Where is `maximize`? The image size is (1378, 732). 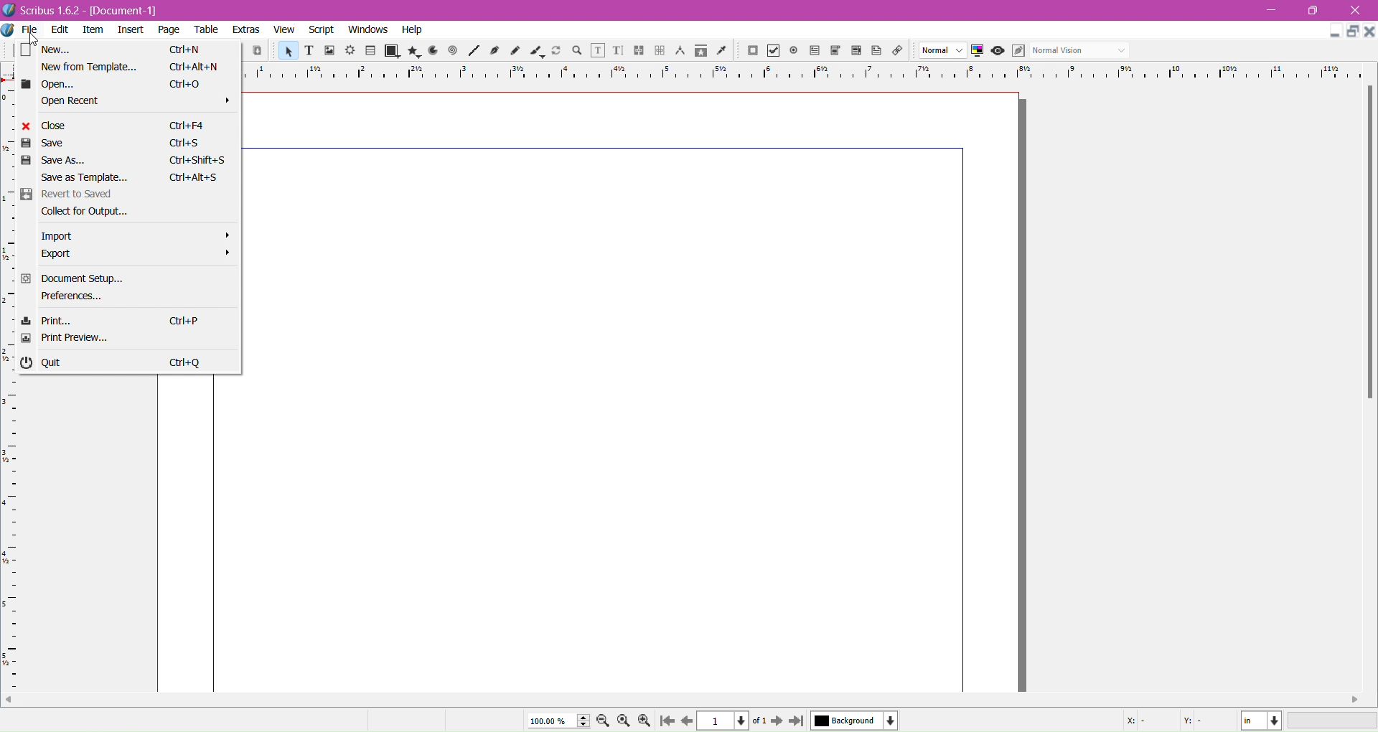 maximize is located at coordinates (1320, 10).